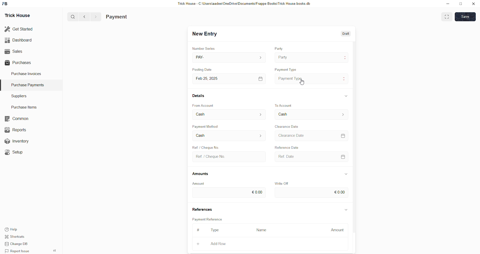 Image resolution: width=480 pixels, height=254 pixels. What do you see at coordinates (287, 68) in the screenshot?
I see `Payment Type` at bounding box center [287, 68].